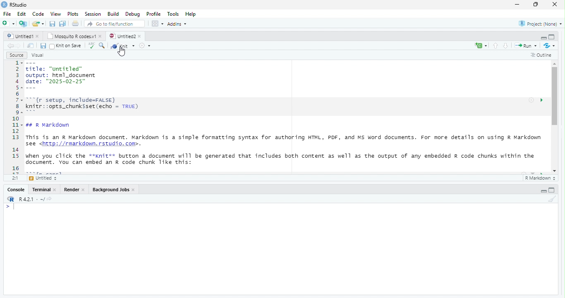  I want to click on close, so click(141, 36).